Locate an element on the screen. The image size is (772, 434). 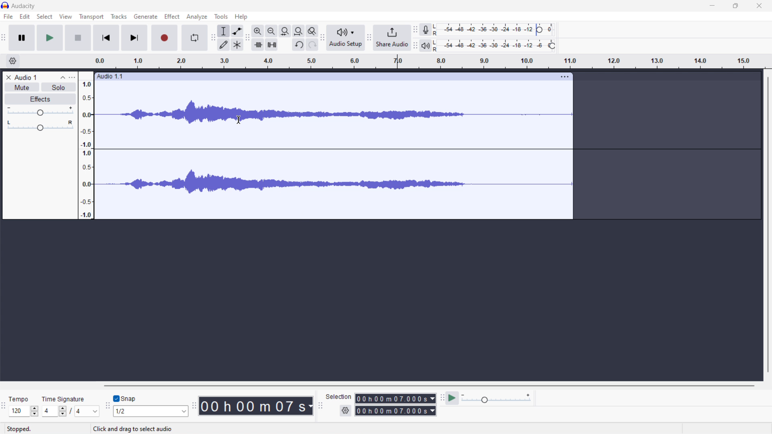
play at speed is located at coordinates (452, 398).